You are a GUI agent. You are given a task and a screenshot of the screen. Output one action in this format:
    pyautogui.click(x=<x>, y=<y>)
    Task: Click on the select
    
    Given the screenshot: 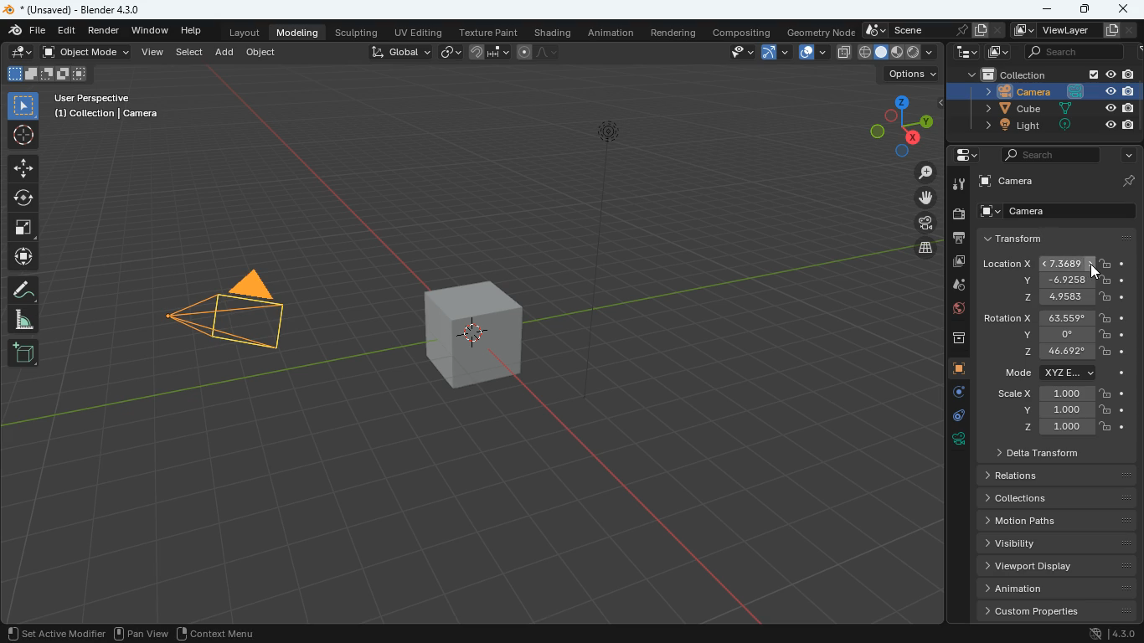 What is the action you would take?
    pyautogui.click(x=23, y=105)
    